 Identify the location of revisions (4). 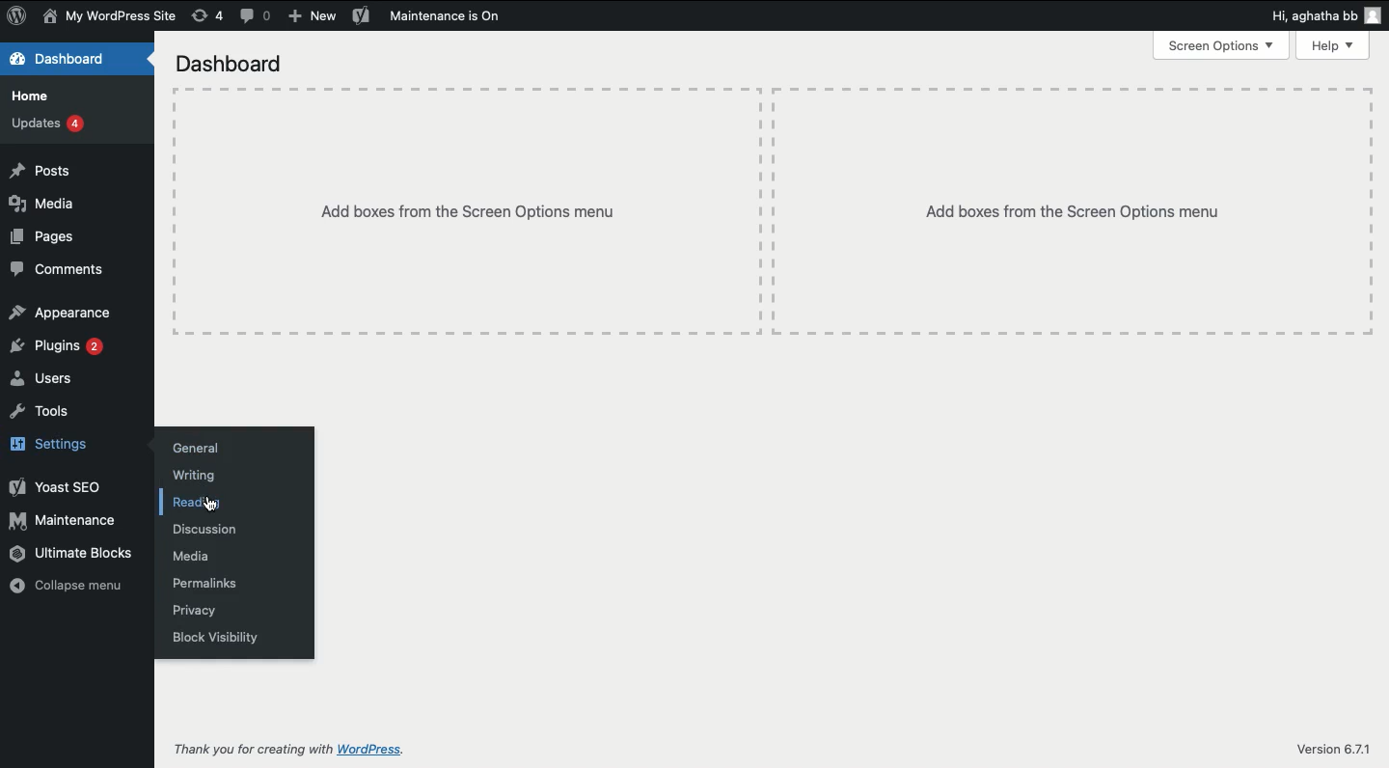
(209, 15).